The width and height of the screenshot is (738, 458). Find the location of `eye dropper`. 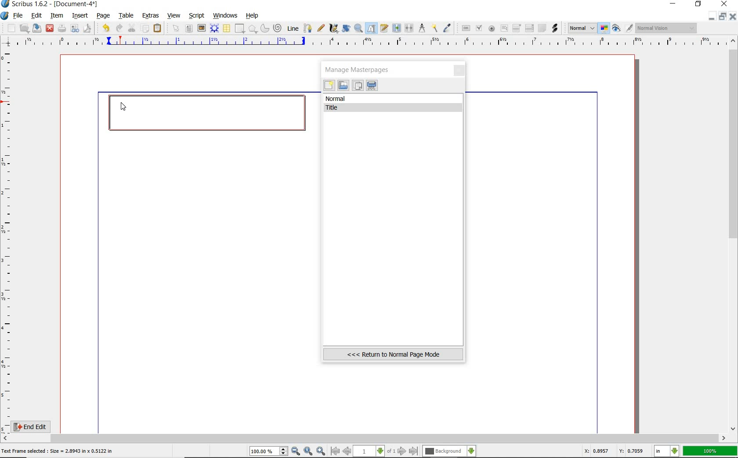

eye dropper is located at coordinates (448, 28).